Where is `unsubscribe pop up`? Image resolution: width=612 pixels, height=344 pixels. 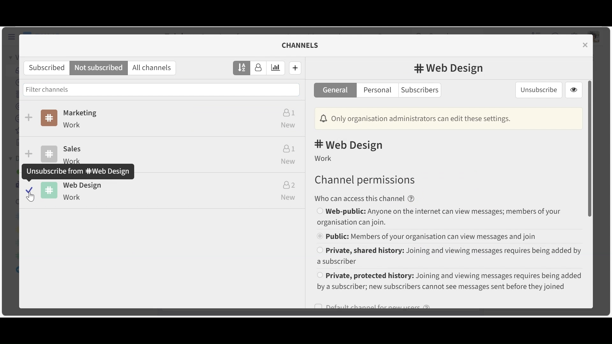 unsubscribe pop up is located at coordinates (77, 171).